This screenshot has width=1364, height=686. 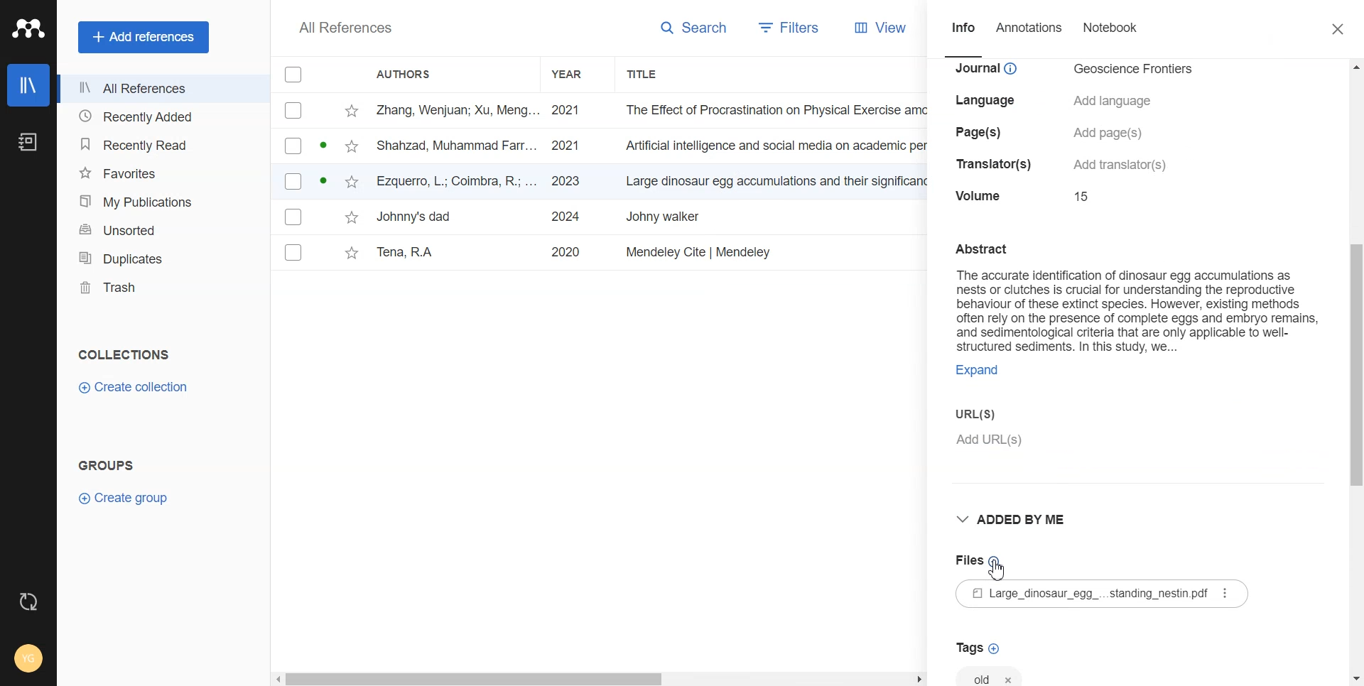 I want to click on File, so click(x=656, y=253).